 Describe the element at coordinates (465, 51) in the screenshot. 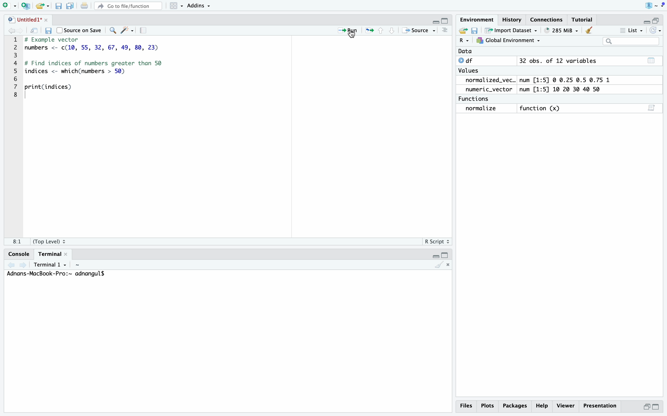

I see `Data` at that location.